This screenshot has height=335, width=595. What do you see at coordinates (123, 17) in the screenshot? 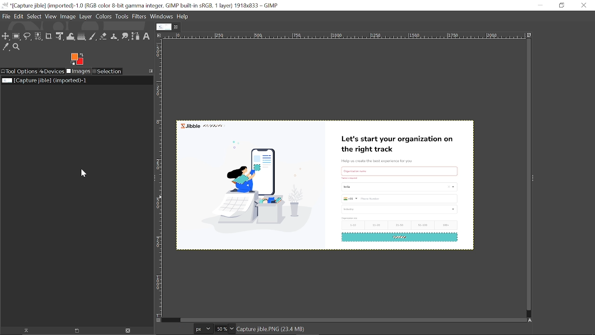
I see `` at bounding box center [123, 17].